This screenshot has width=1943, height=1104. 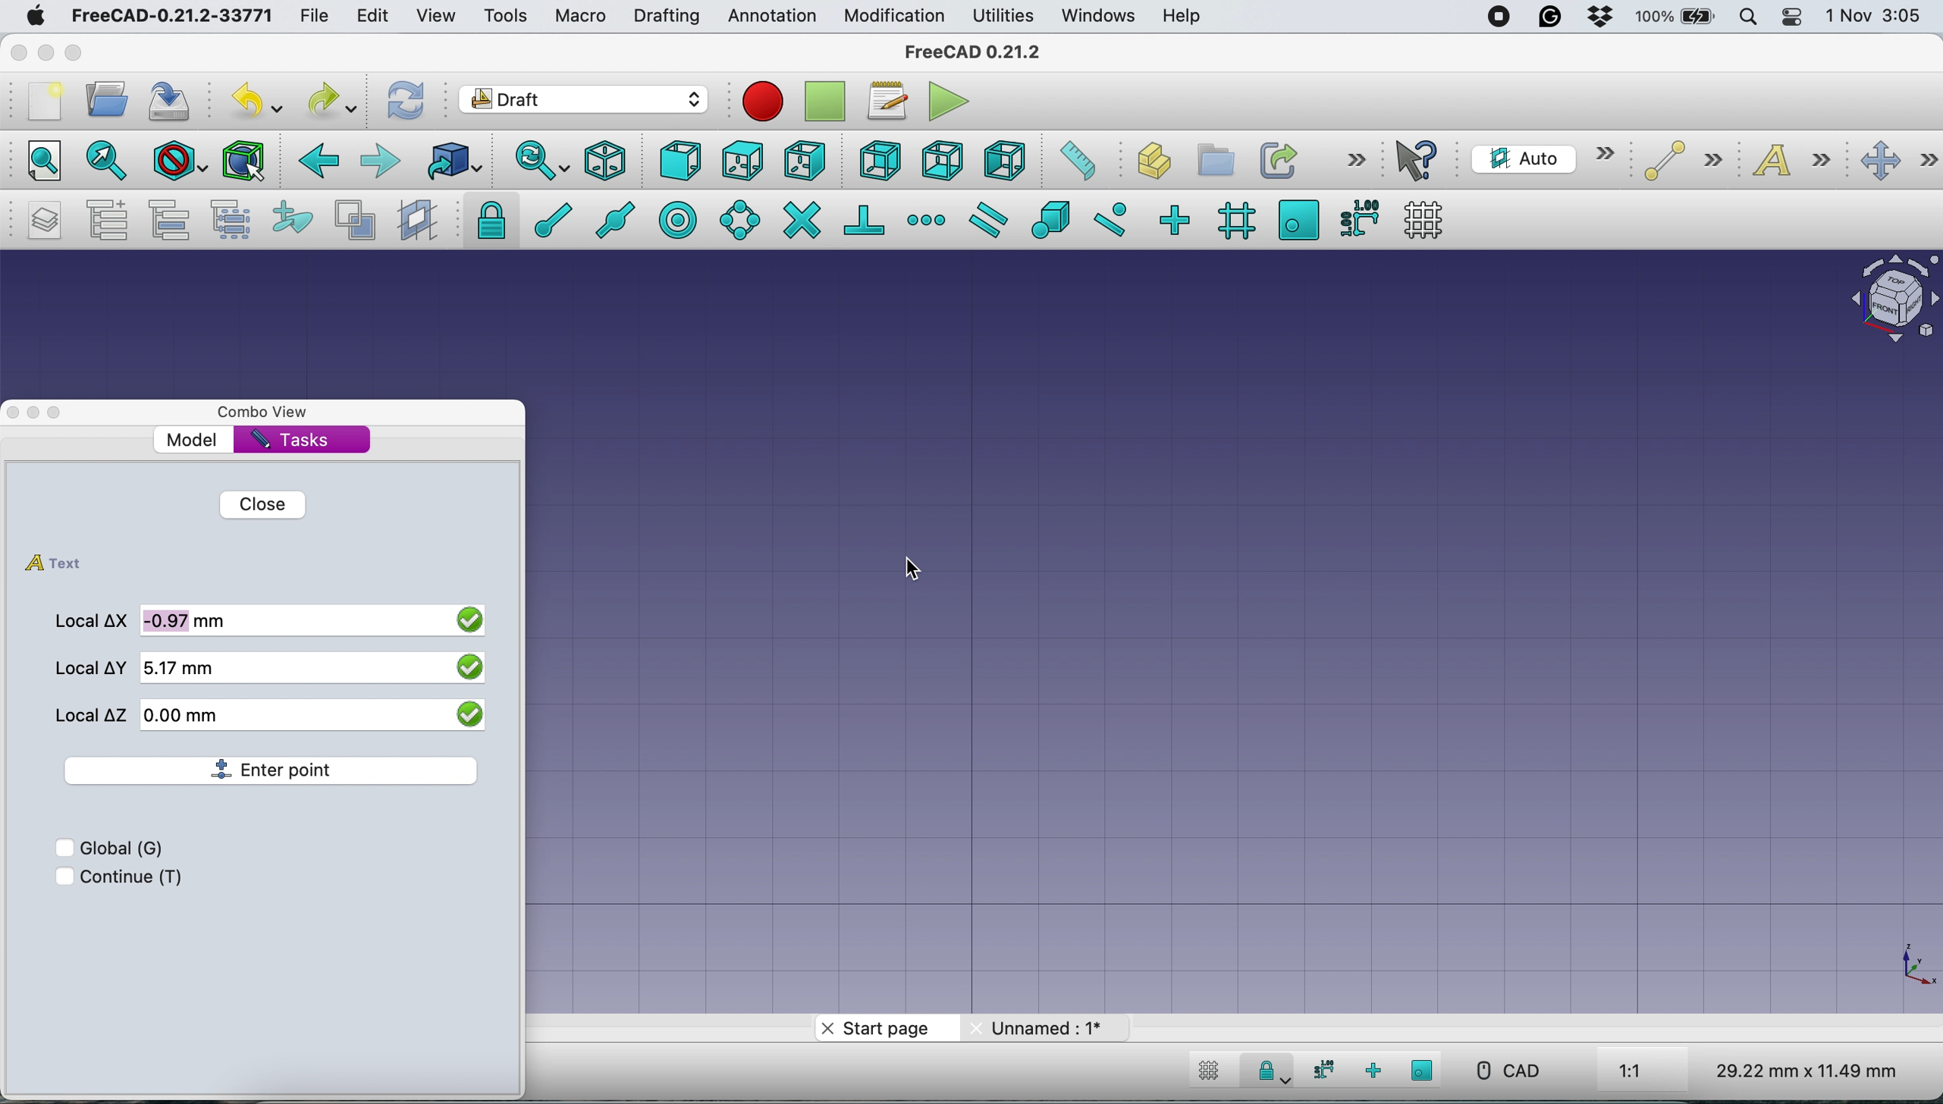 What do you see at coordinates (91, 668) in the screenshot?
I see `local` at bounding box center [91, 668].